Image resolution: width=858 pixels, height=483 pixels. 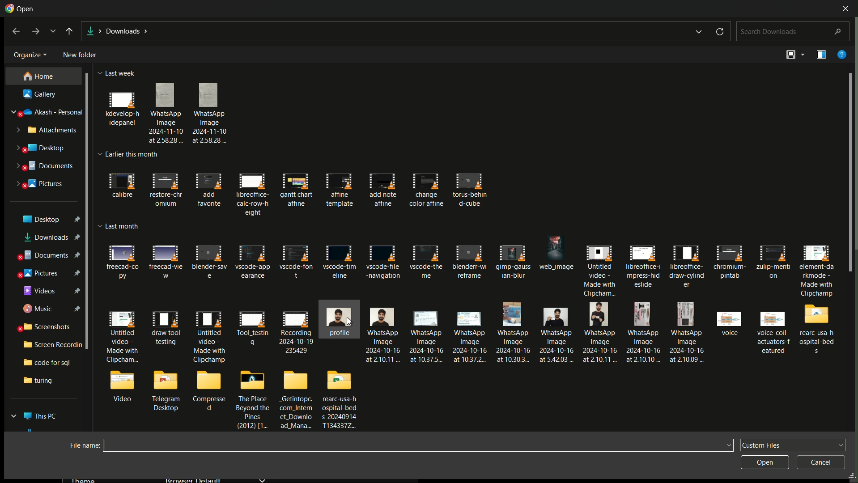 What do you see at coordinates (80, 55) in the screenshot?
I see `new folder` at bounding box center [80, 55].